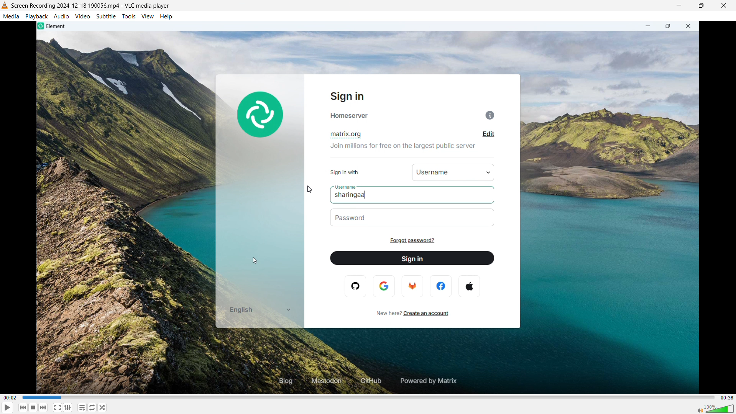  I want to click on Show advanced settings , so click(72, 408).